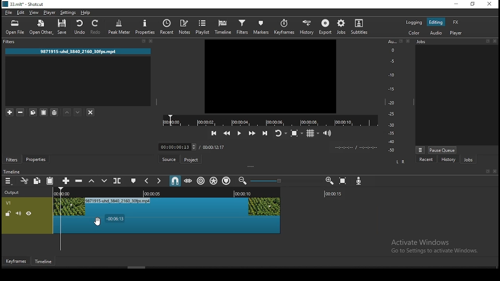  Describe the element at coordinates (12, 160) in the screenshot. I see `filters` at that location.